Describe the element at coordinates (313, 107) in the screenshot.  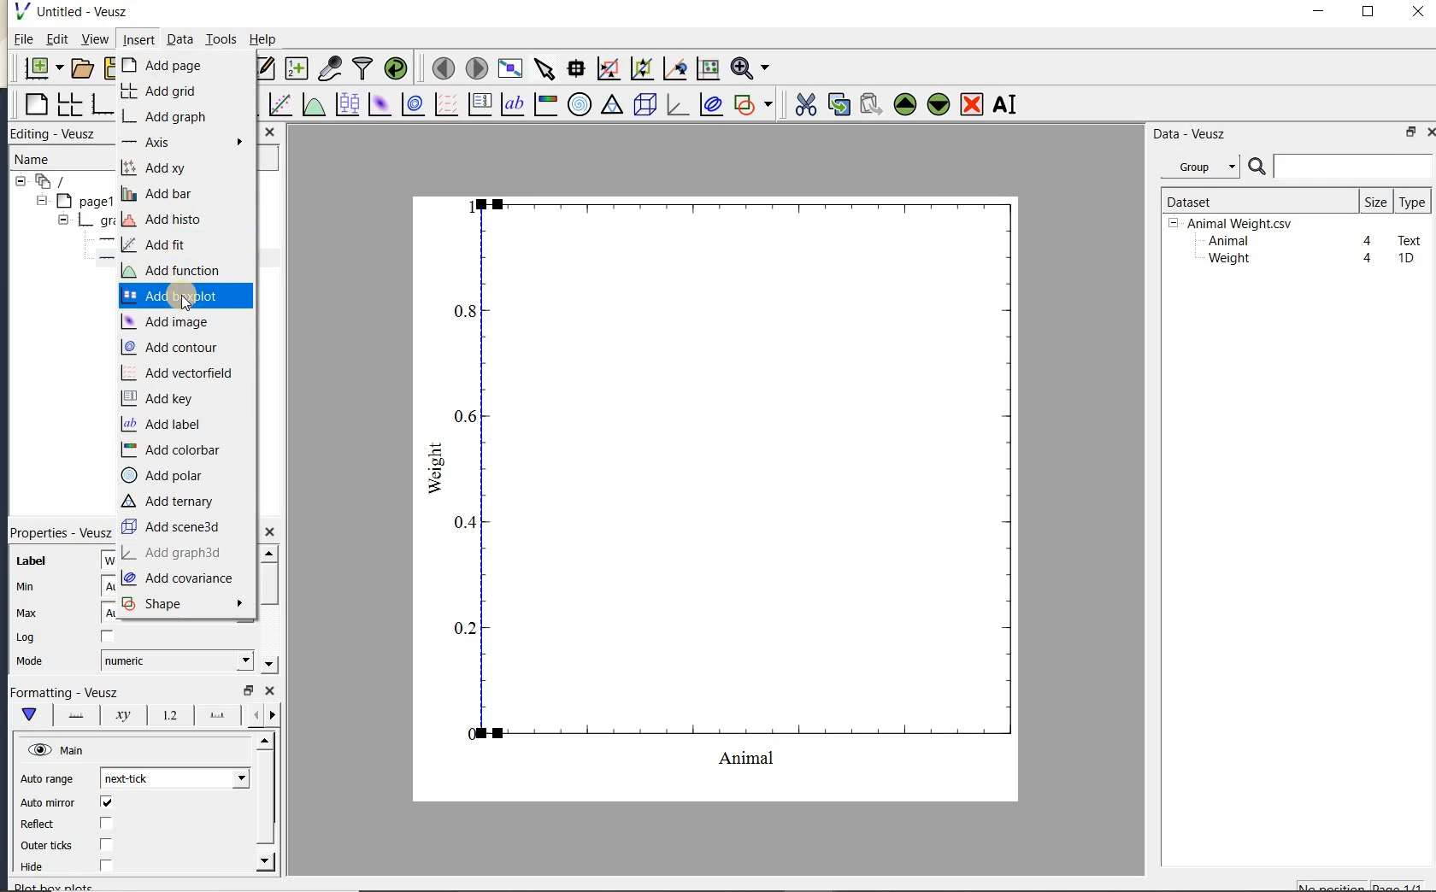
I see `plot a function` at that location.